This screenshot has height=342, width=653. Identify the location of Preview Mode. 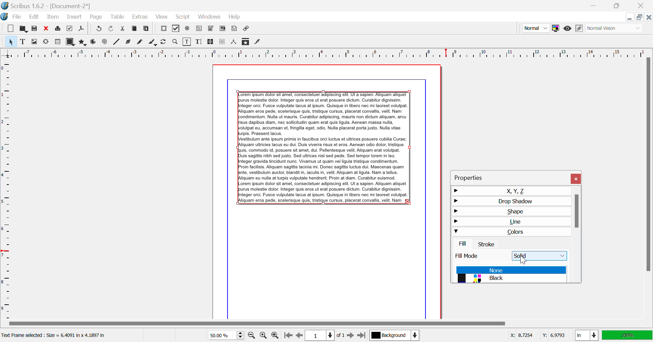
(568, 29).